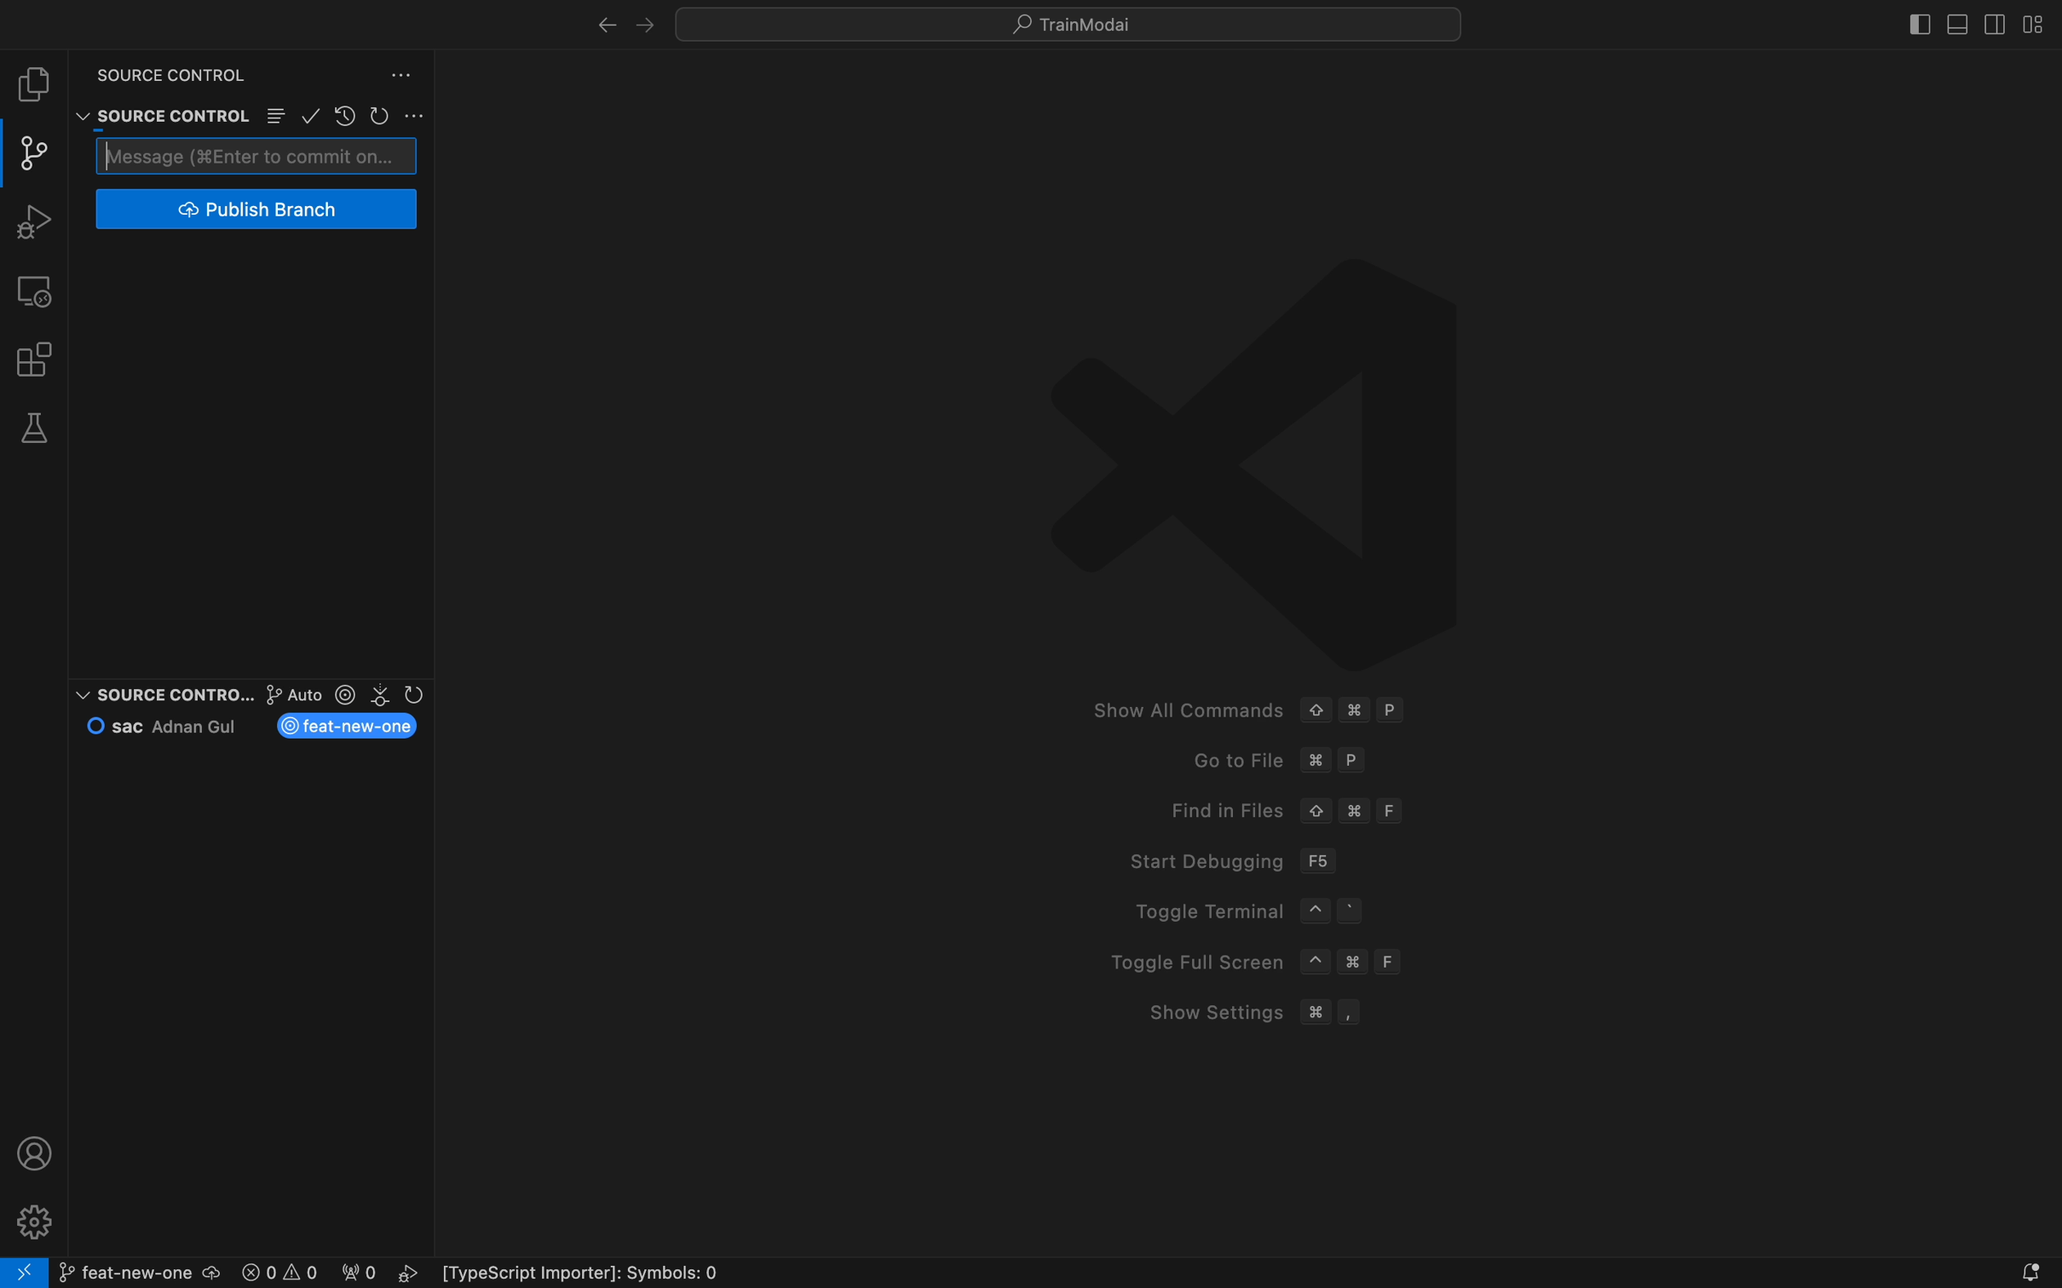 The width and height of the screenshot is (2062, 1288). What do you see at coordinates (1960, 22) in the screenshot?
I see `toggle primary bar` at bounding box center [1960, 22].